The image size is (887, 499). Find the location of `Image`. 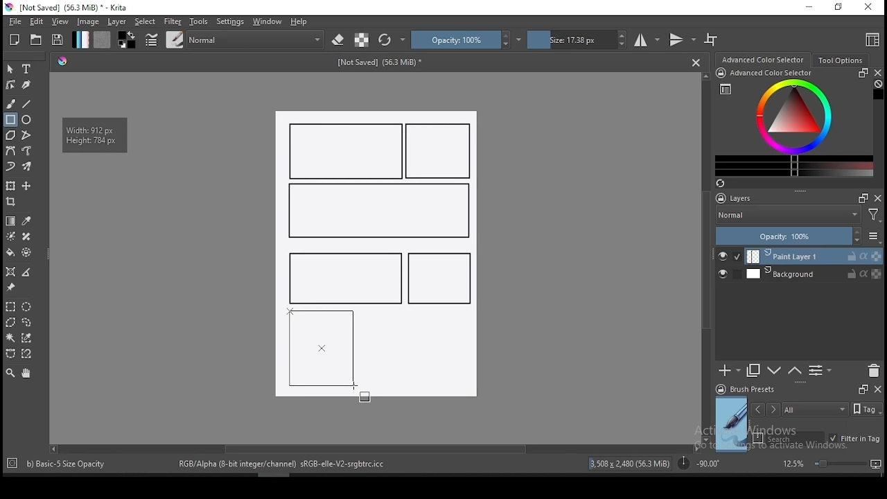

Image is located at coordinates (425, 357).